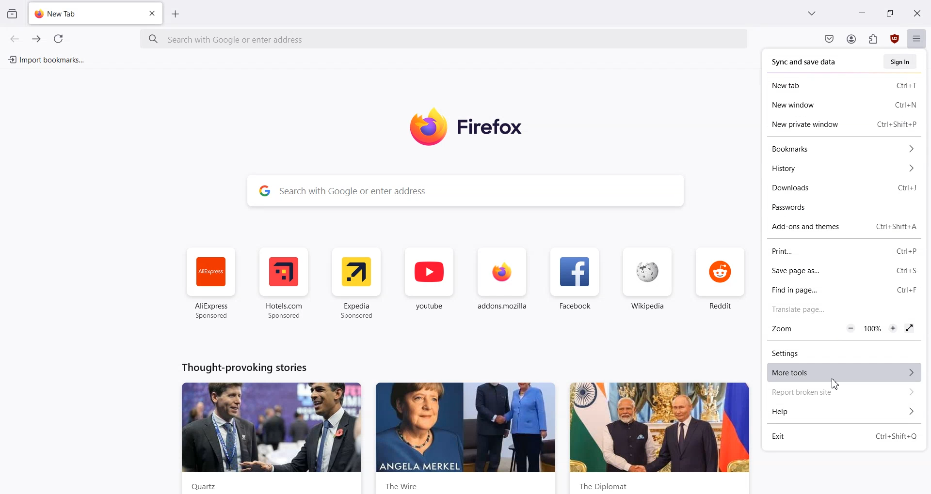 The image size is (931, 494). What do you see at coordinates (176, 14) in the screenshot?
I see `Add New tab` at bounding box center [176, 14].